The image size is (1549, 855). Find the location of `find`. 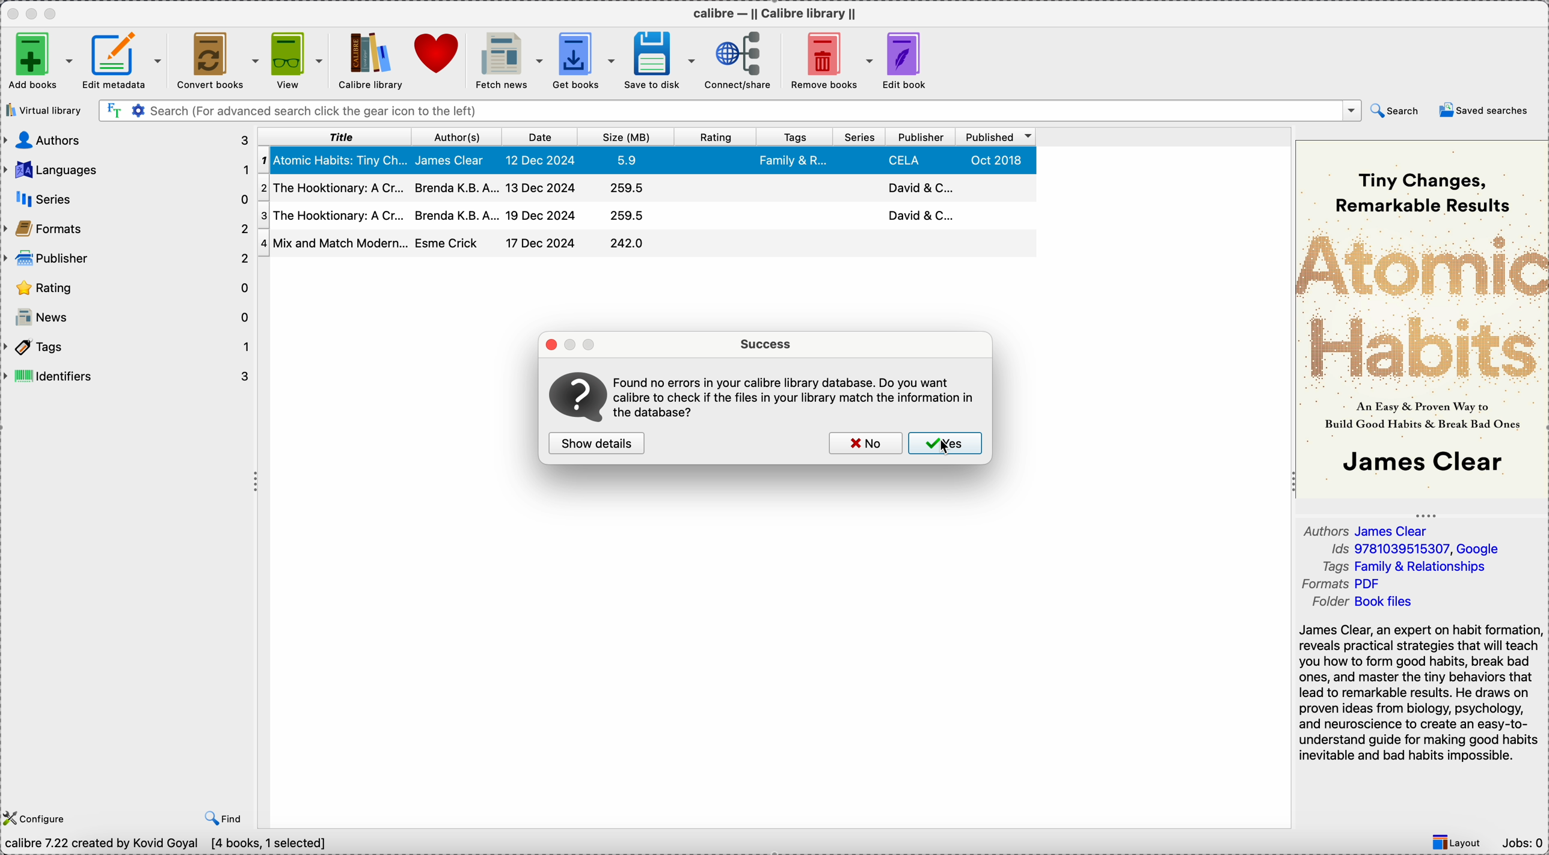

find is located at coordinates (219, 820).